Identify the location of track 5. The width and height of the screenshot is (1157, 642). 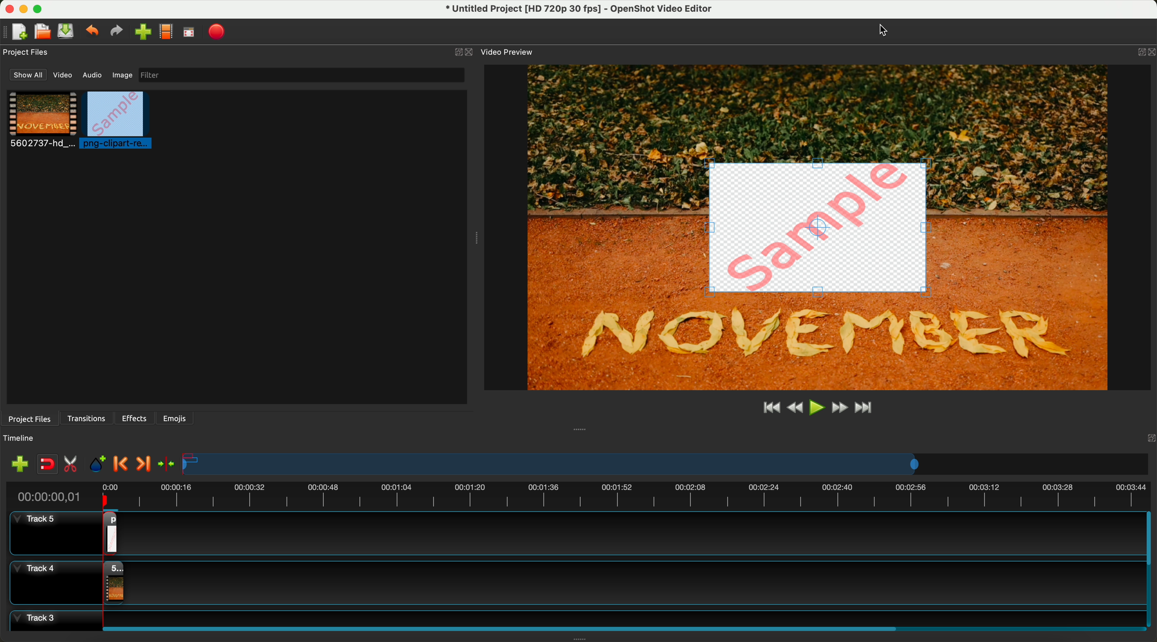
(48, 534).